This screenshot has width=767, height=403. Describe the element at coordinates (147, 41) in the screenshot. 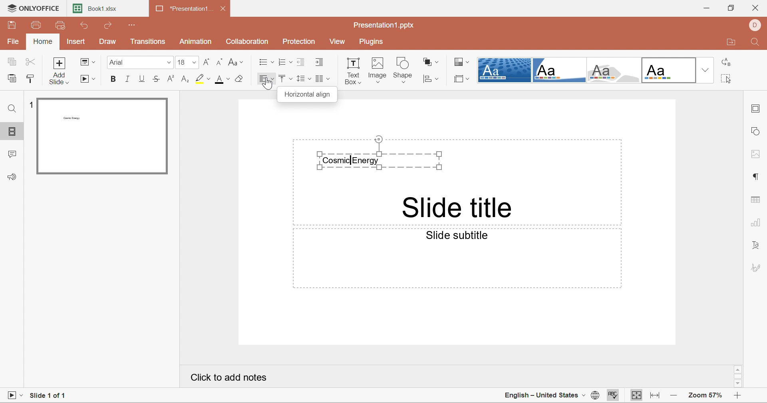

I see `Transitions` at that location.